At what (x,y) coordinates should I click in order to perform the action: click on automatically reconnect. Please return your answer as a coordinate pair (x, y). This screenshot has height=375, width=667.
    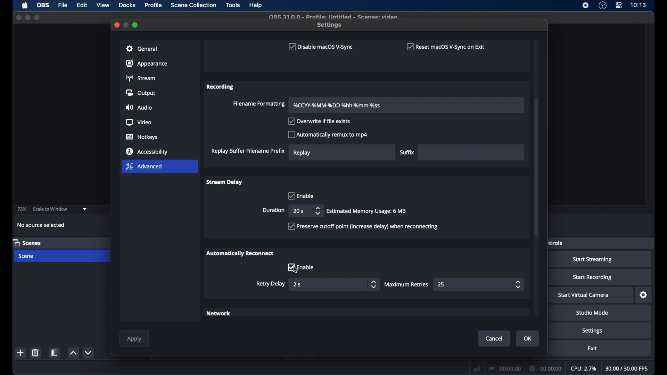
    Looking at the image, I should click on (240, 253).